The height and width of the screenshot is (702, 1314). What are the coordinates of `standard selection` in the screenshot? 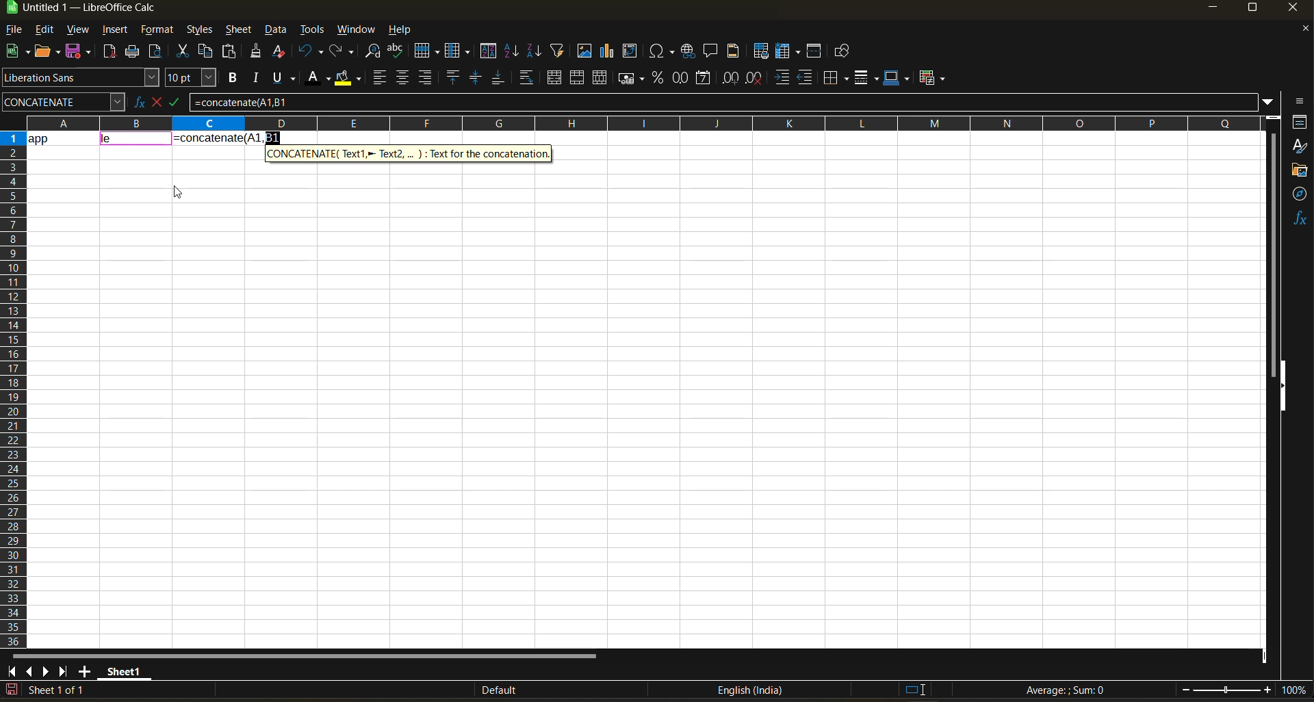 It's located at (915, 689).